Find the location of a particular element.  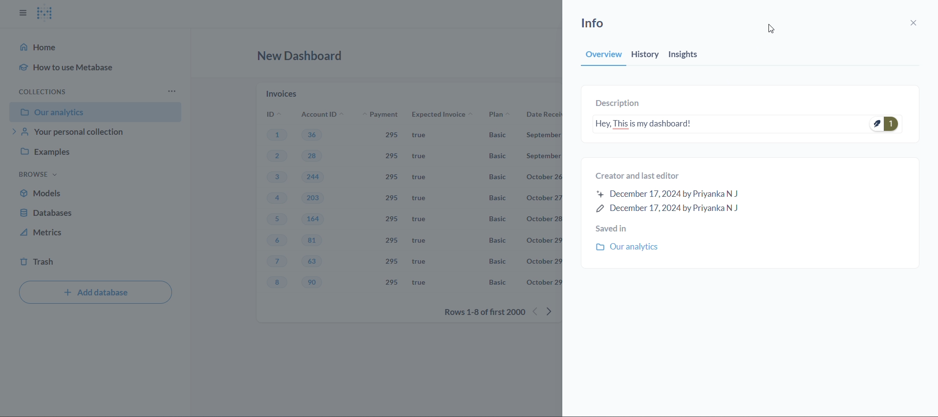

Basic is located at coordinates (498, 240).